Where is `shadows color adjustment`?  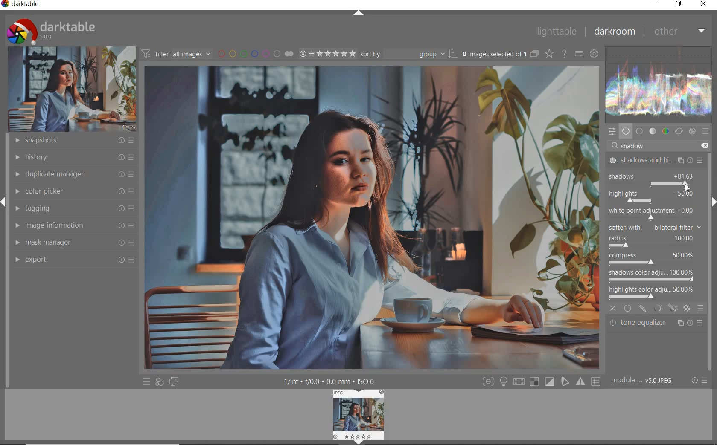 shadows color adjustment is located at coordinates (651, 275).